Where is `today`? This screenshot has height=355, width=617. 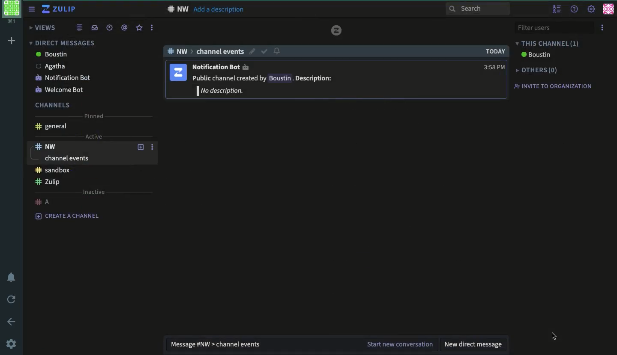
today is located at coordinates (497, 51).